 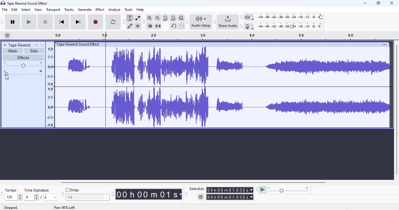 What do you see at coordinates (79, 44) in the screenshot?
I see `Track tile` at bounding box center [79, 44].